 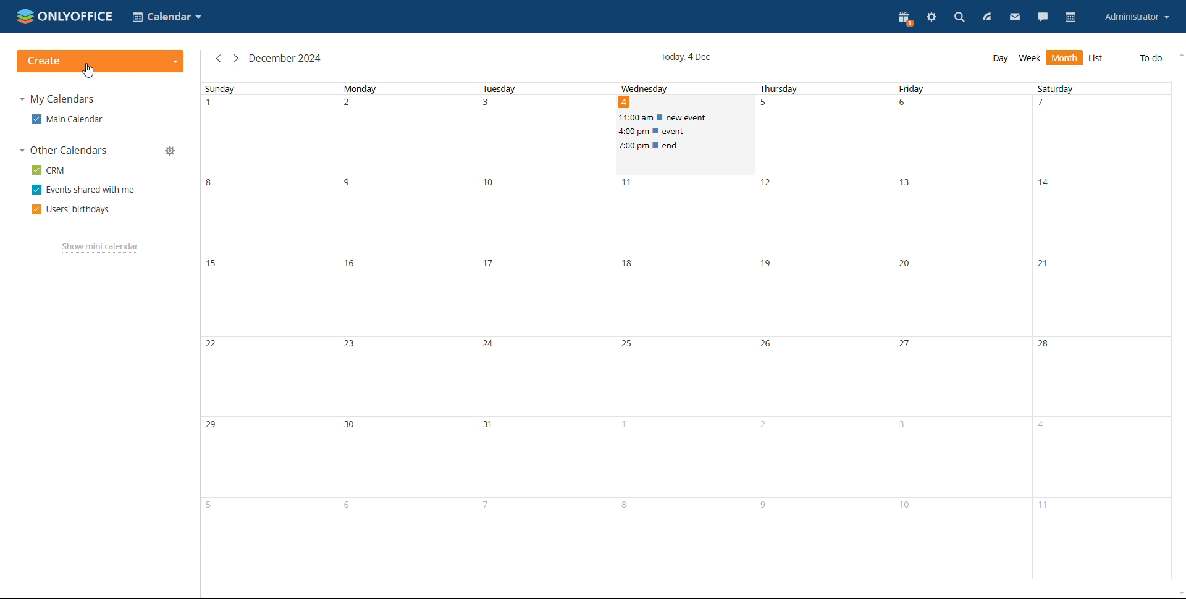 I want to click on sunday, so click(x=268, y=331).